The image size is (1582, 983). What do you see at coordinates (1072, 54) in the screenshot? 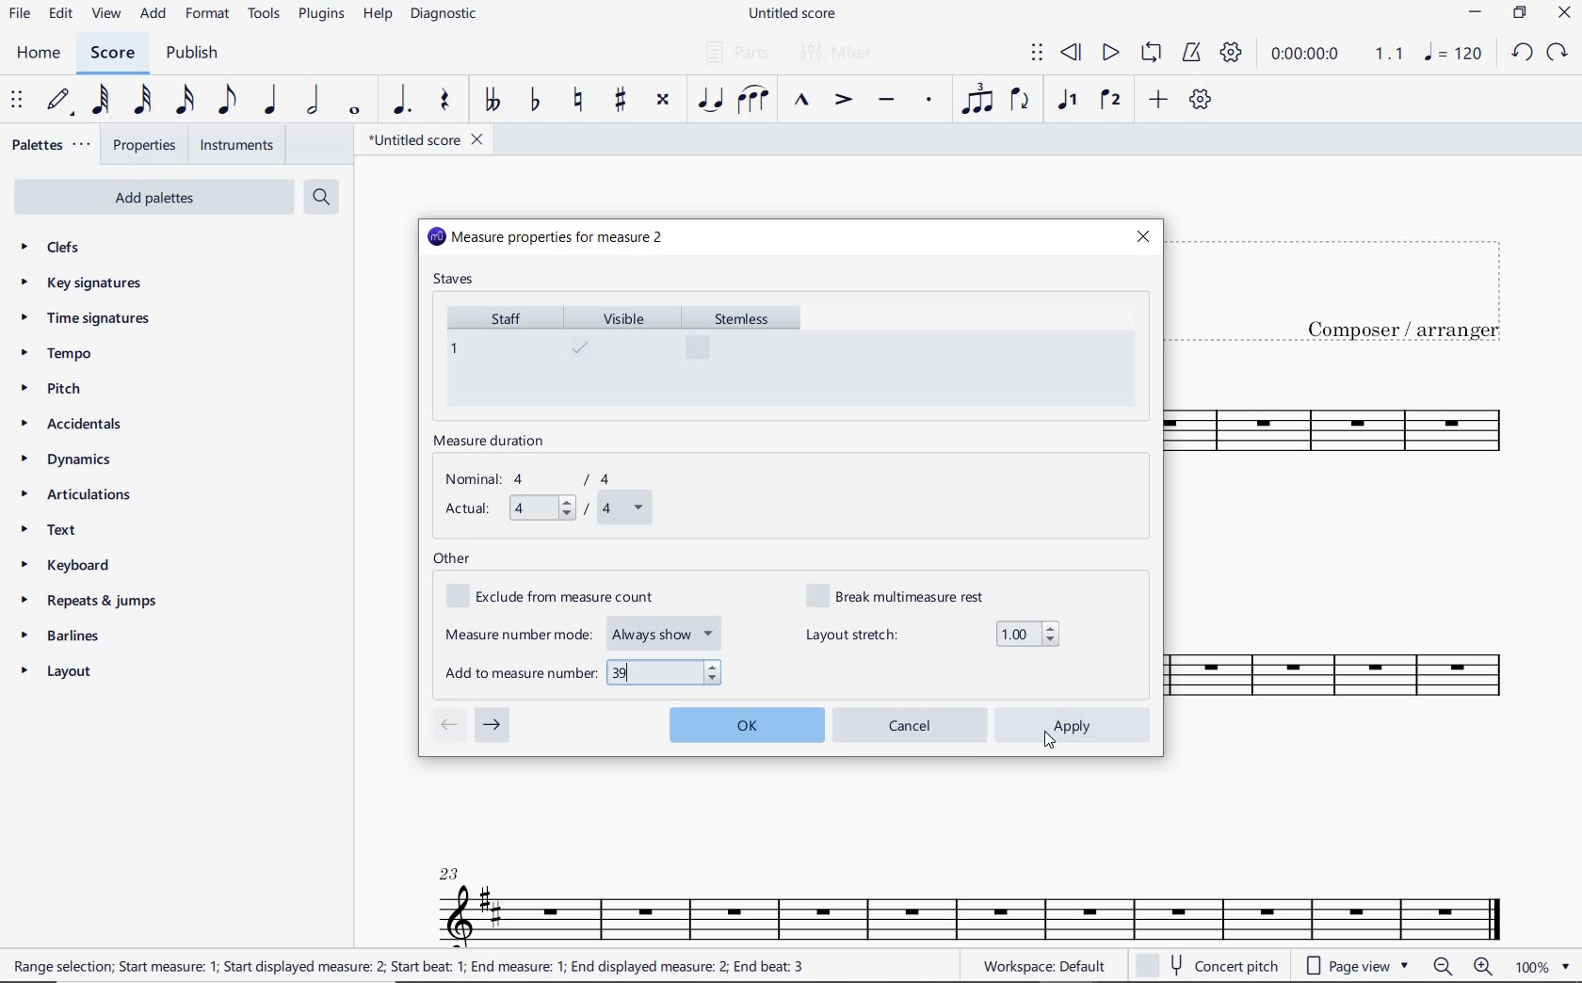
I see `REWIND` at bounding box center [1072, 54].